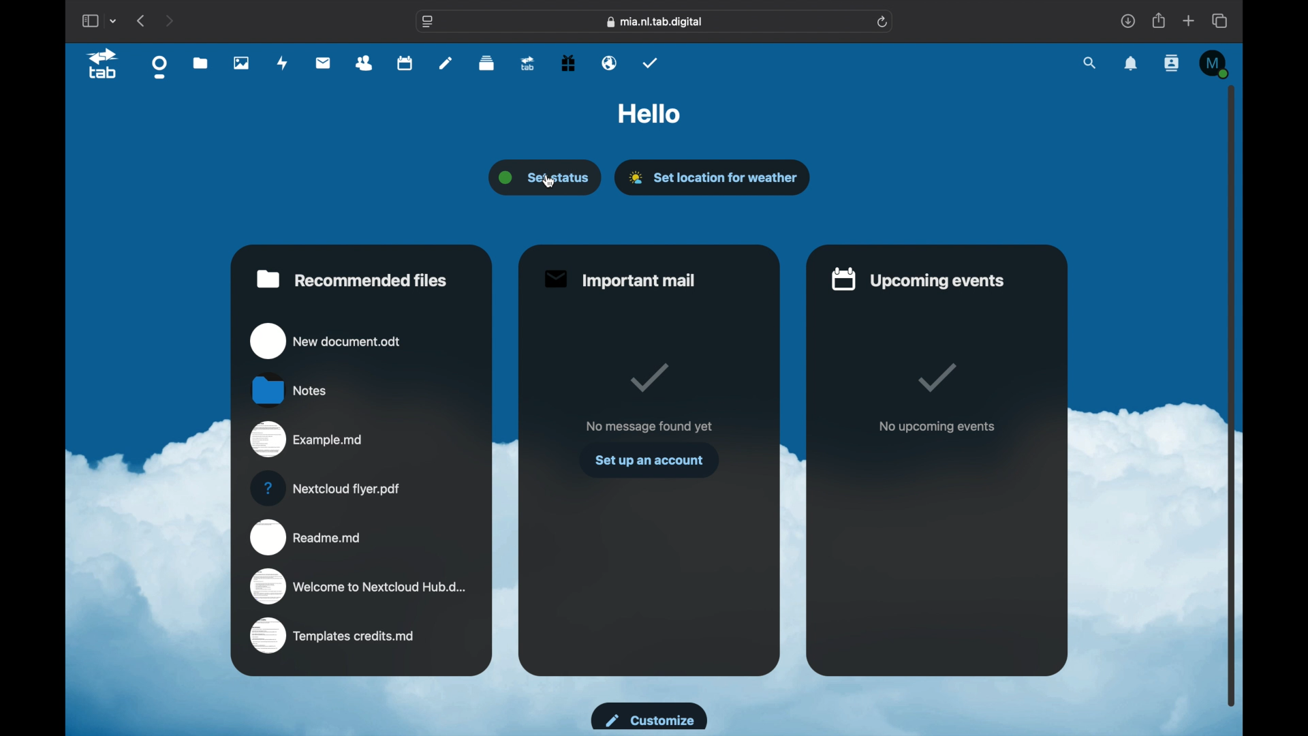 The image size is (1308, 736). What do you see at coordinates (140, 20) in the screenshot?
I see `previous` at bounding box center [140, 20].